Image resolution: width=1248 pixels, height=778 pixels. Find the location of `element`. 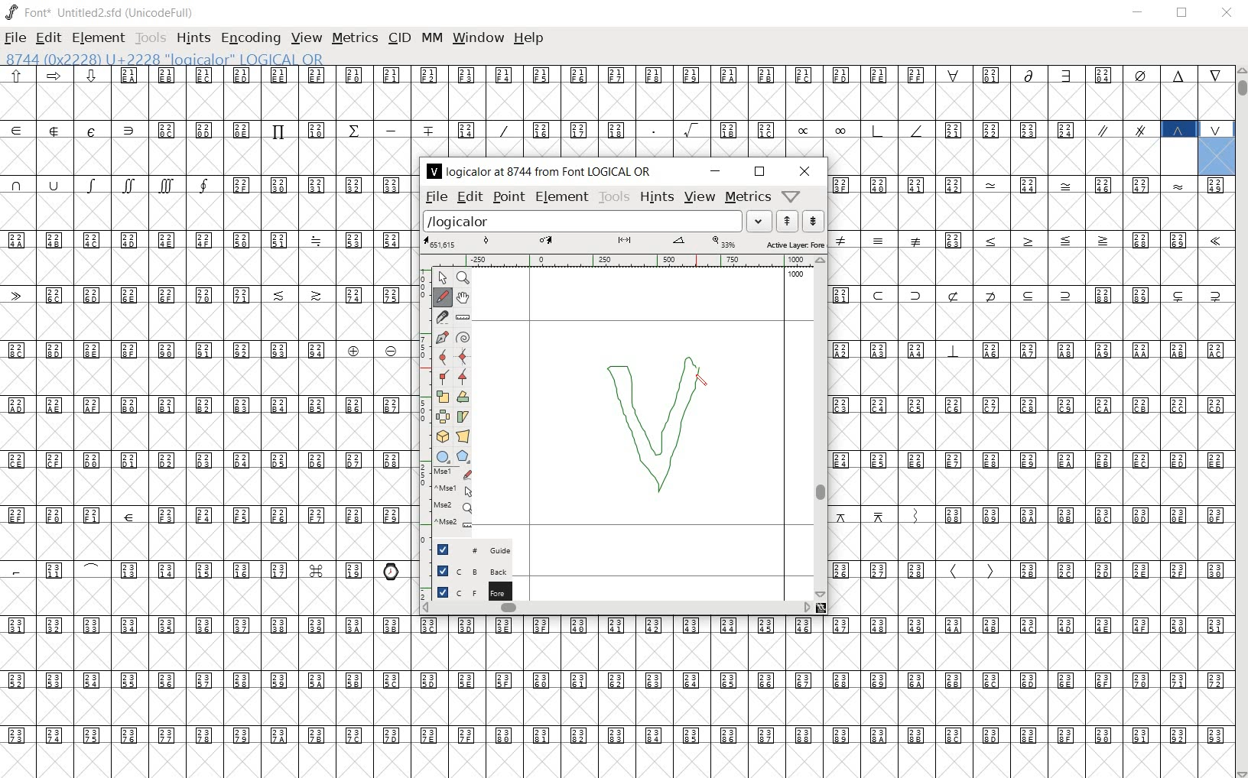

element is located at coordinates (561, 198).